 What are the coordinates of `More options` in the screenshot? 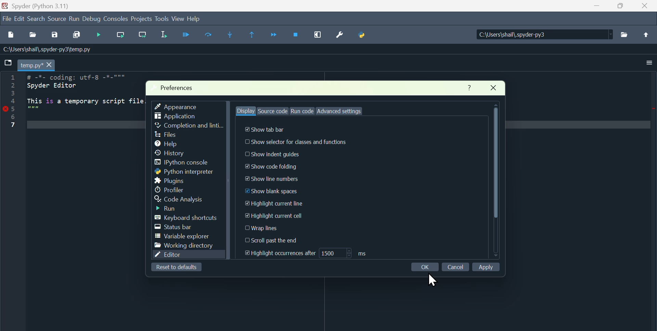 It's located at (645, 65).